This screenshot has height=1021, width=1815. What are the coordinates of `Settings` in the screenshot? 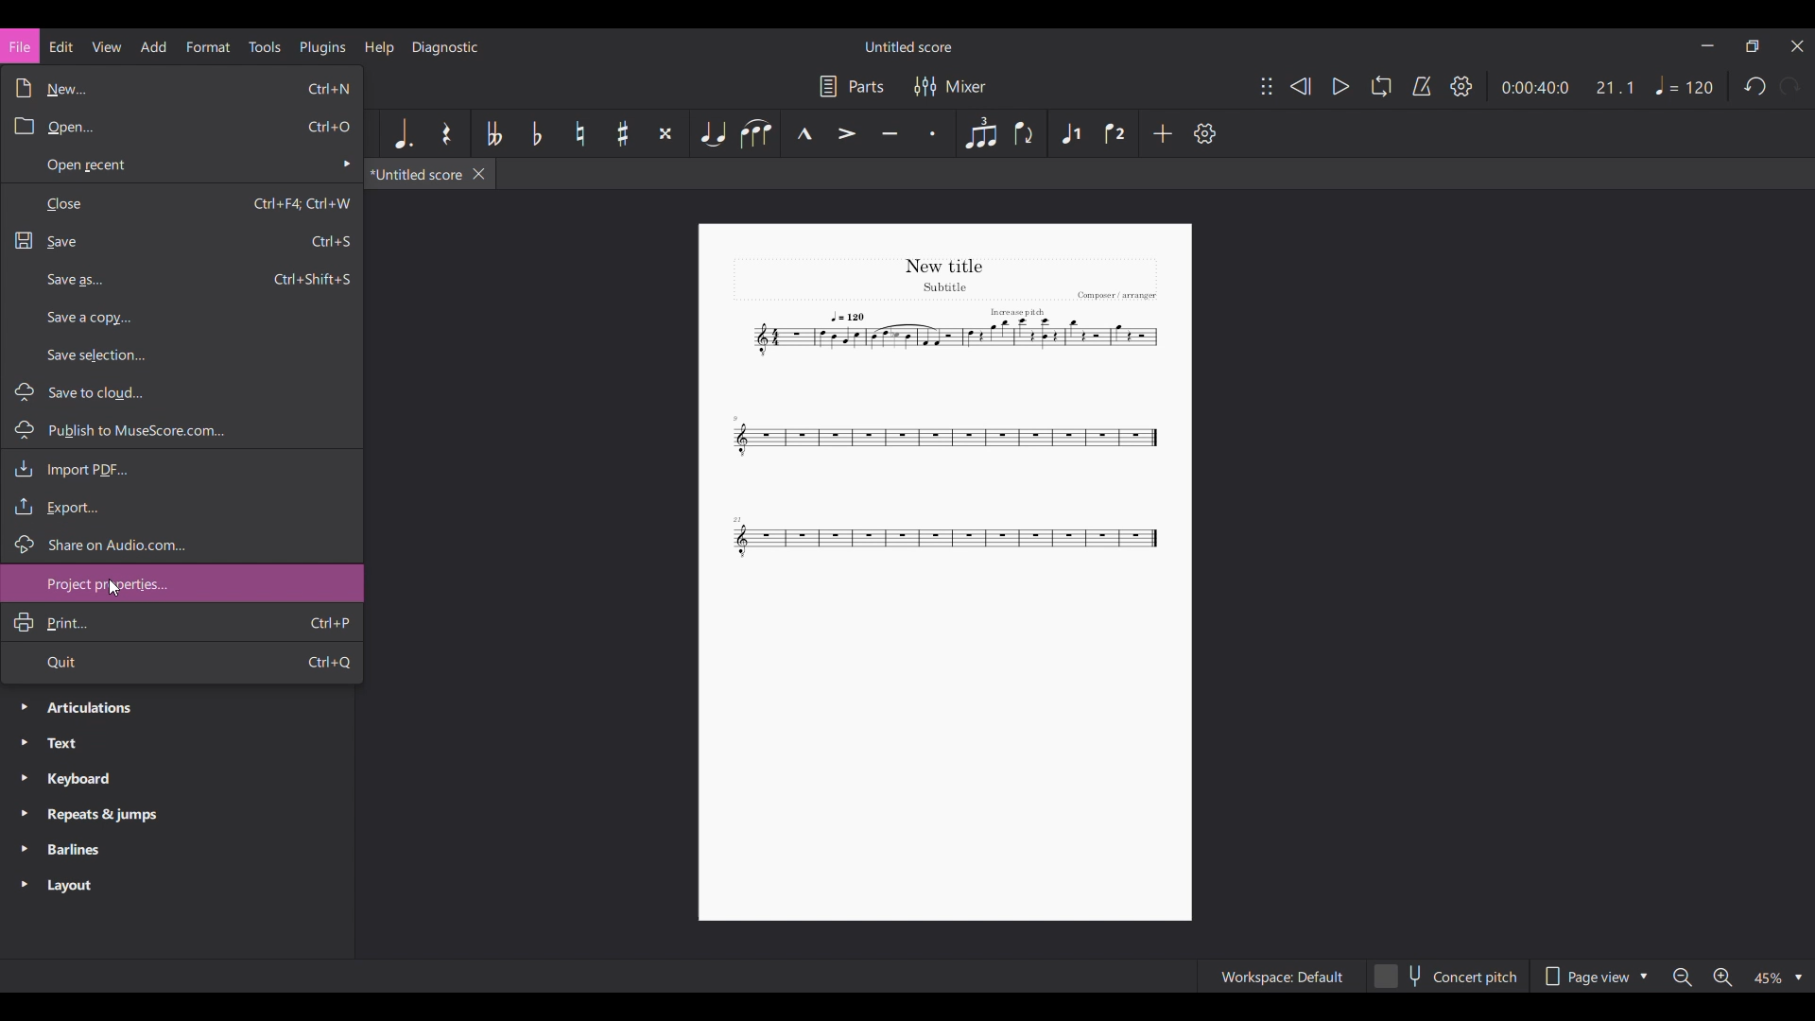 It's located at (1461, 86).